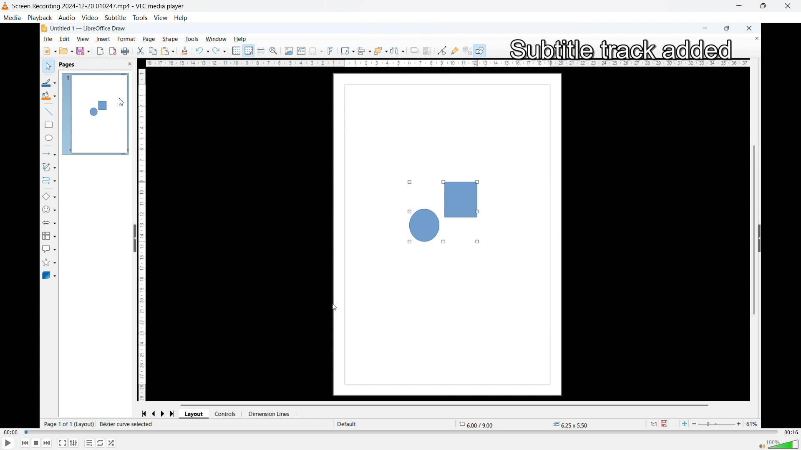  What do you see at coordinates (50, 197) in the screenshot?
I see `basic shapes` at bounding box center [50, 197].